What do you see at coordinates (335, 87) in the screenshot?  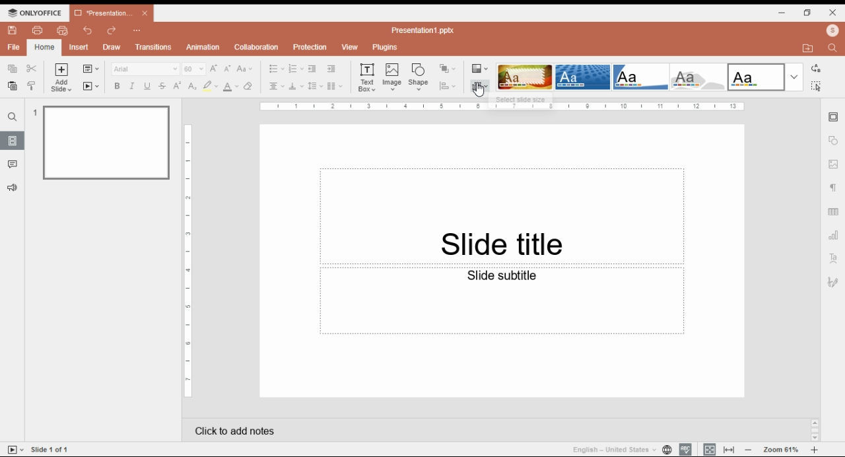 I see `insert columns` at bounding box center [335, 87].